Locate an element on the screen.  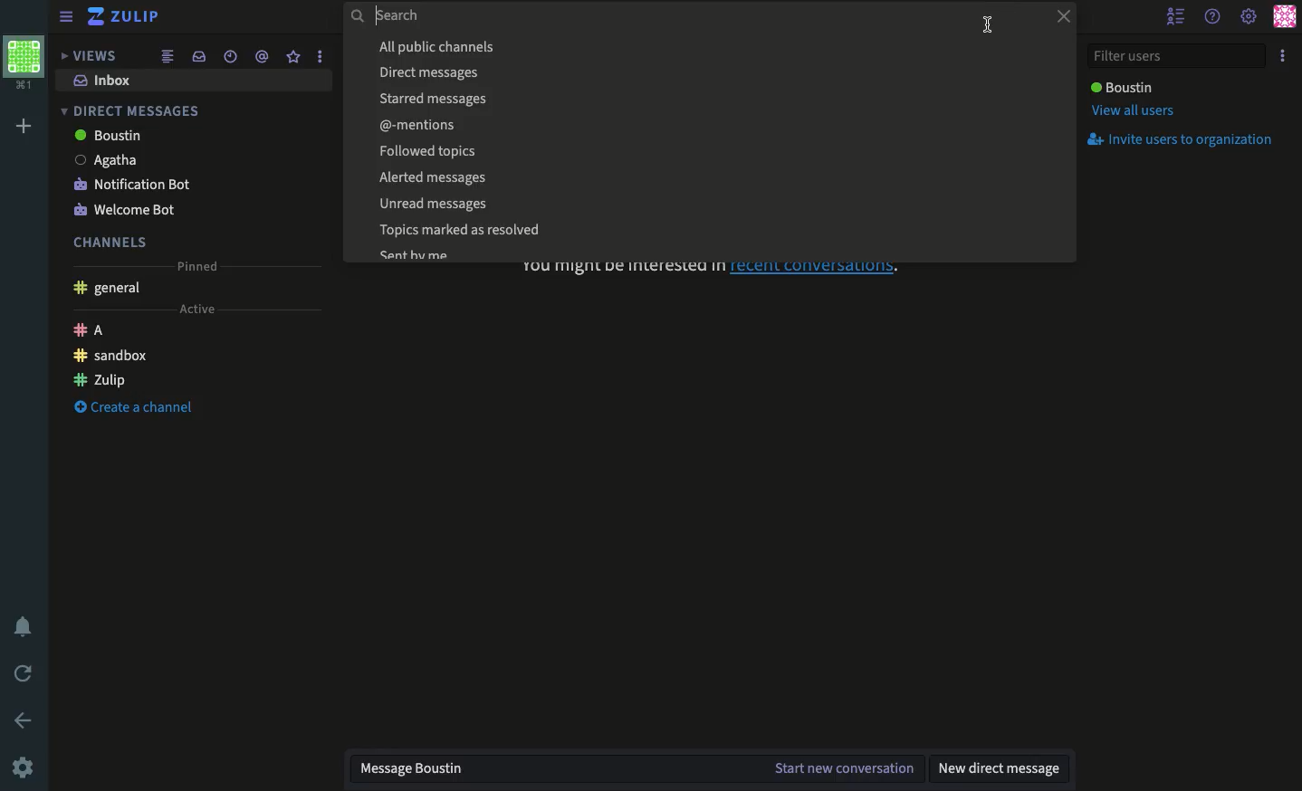
direct messages is located at coordinates (711, 71).